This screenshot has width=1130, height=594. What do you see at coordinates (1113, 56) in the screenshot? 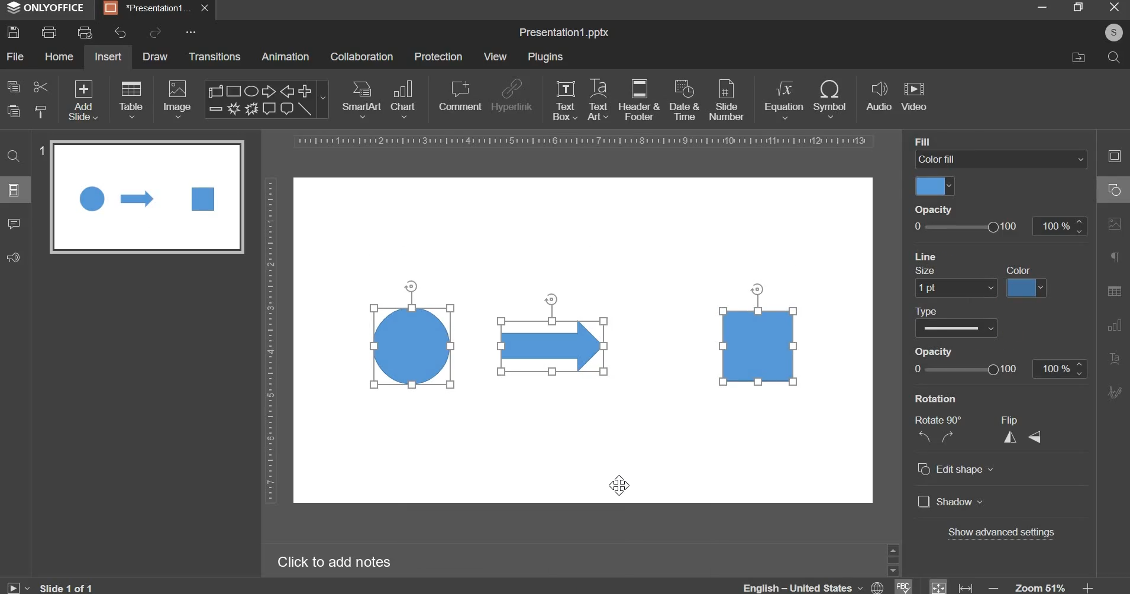
I see `search` at bounding box center [1113, 56].